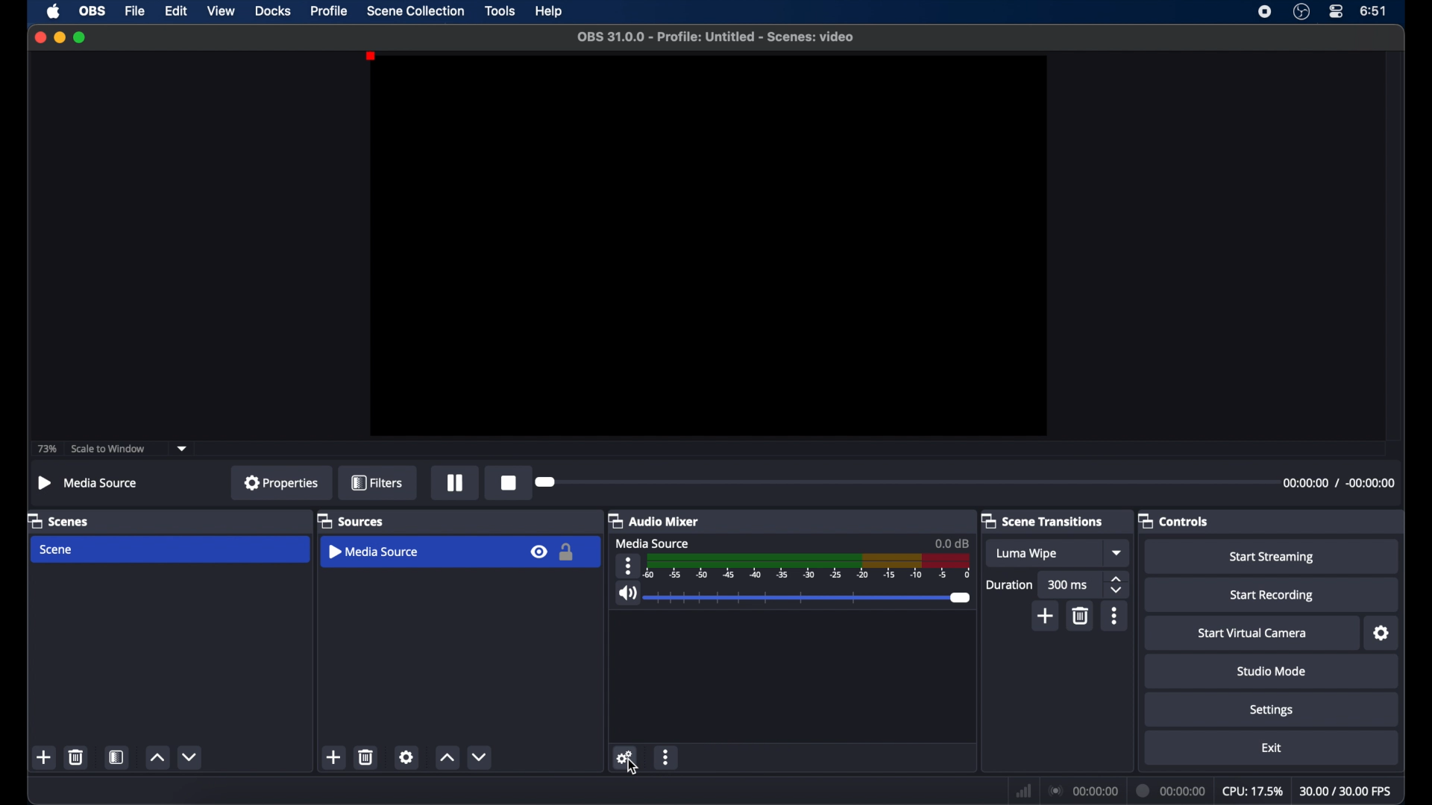 The height and width of the screenshot is (805, 1432). What do you see at coordinates (568, 552) in the screenshot?
I see `lock` at bounding box center [568, 552].